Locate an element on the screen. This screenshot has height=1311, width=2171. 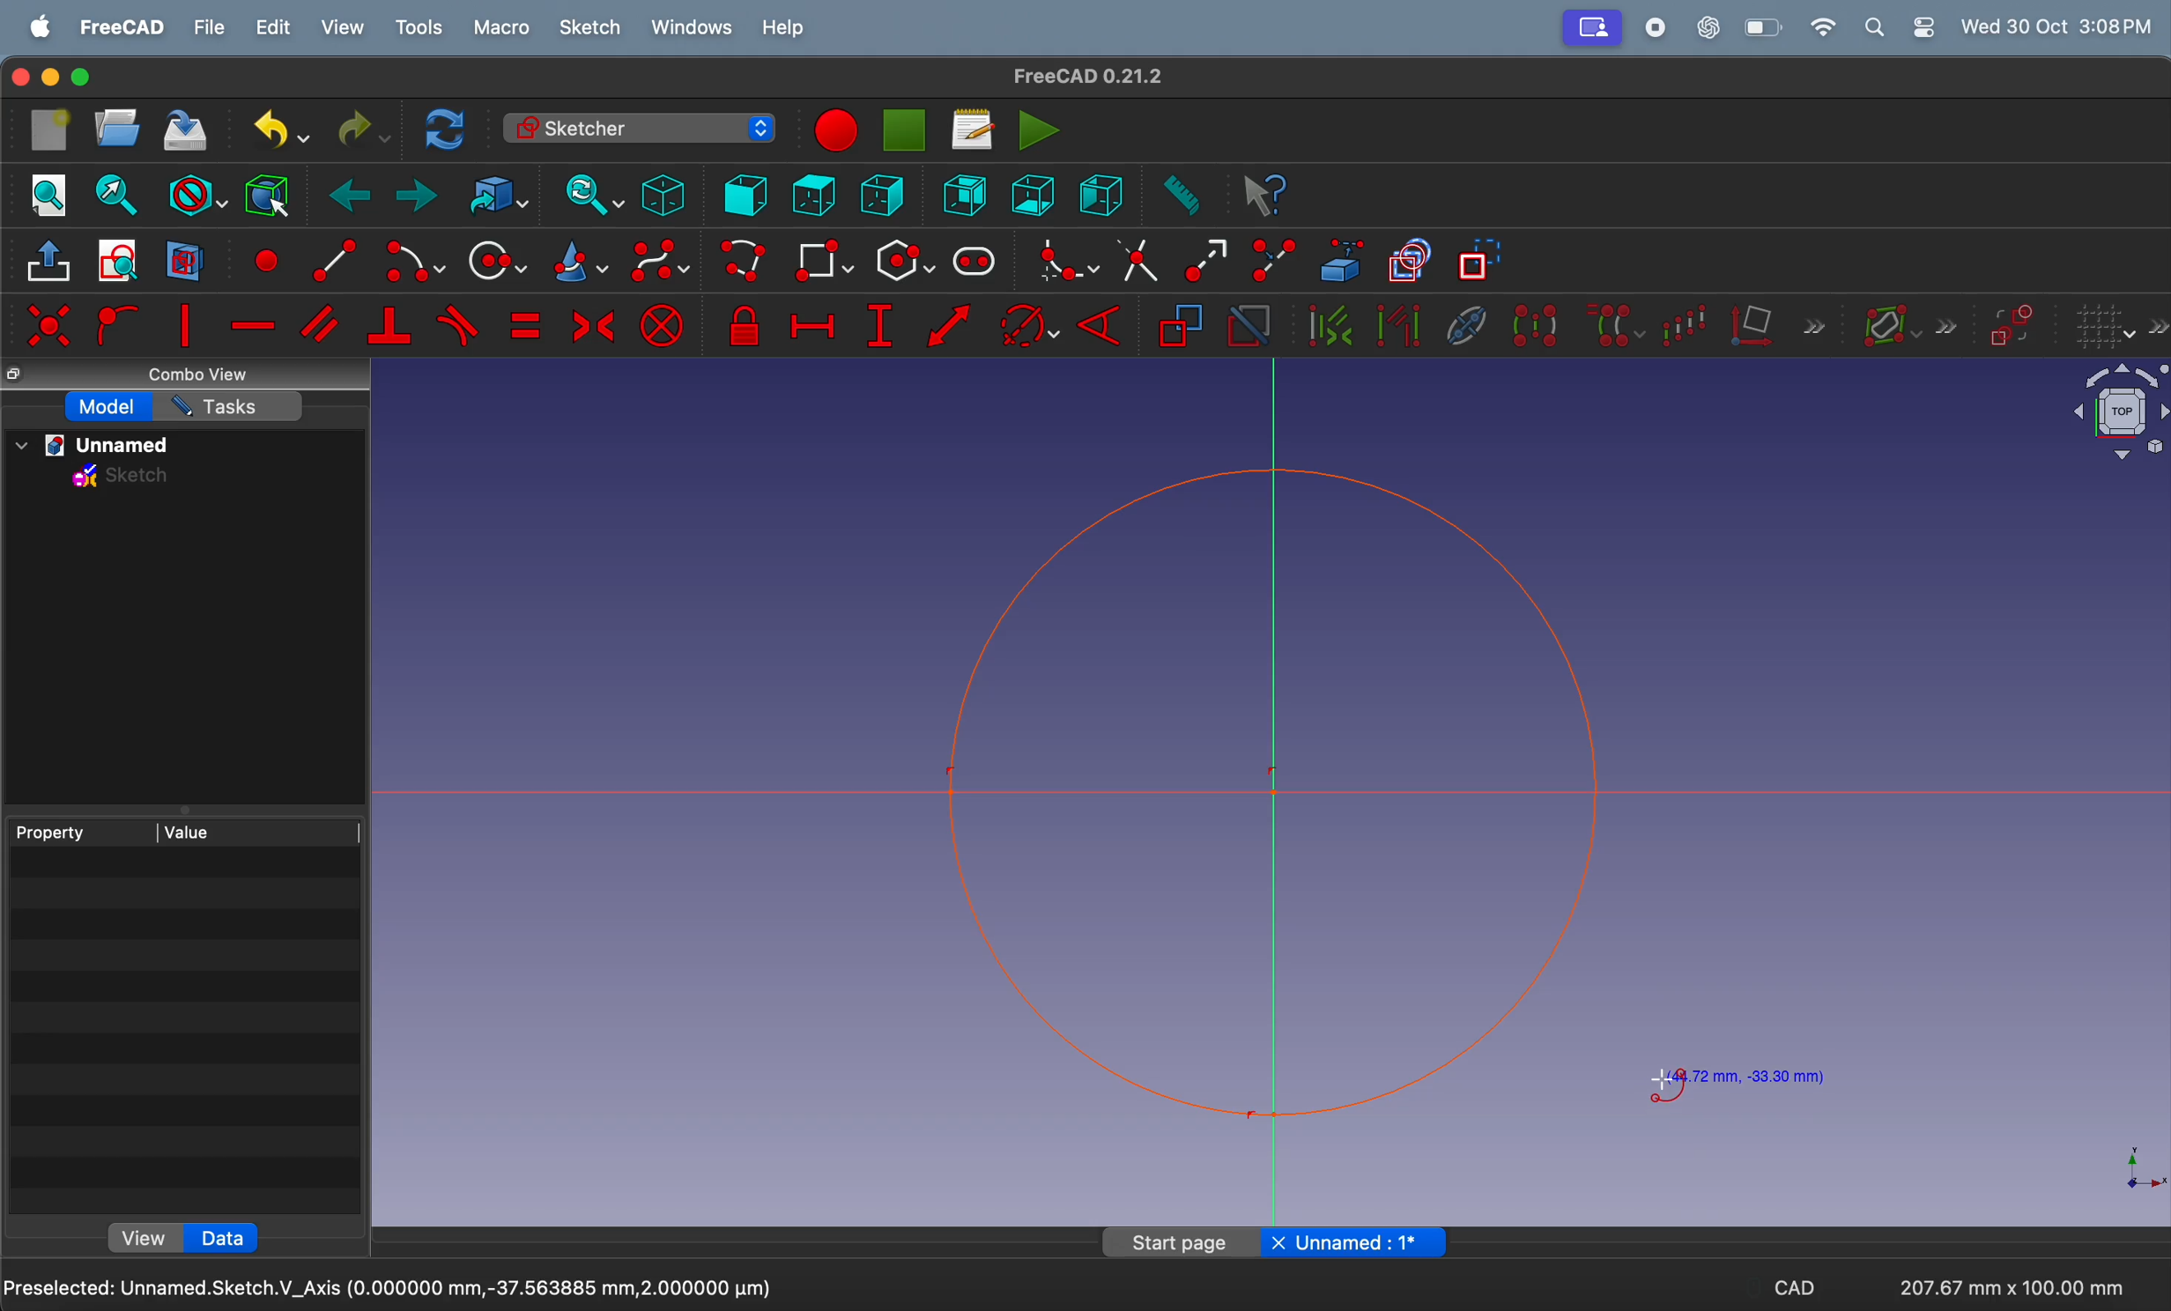
model task is located at coordinates (107, 405).